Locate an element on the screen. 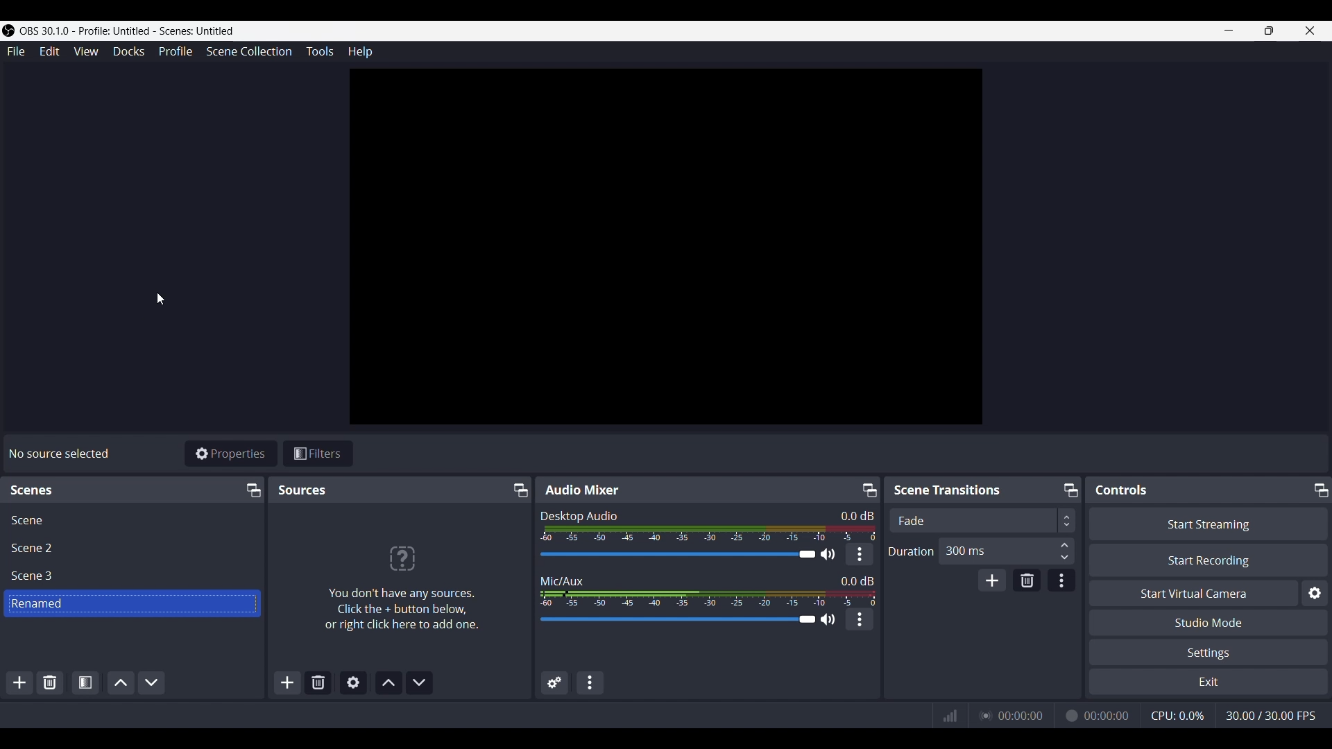 Image resolution: width=1332 pixels, height=749 pixels. Transition Type Dropdown is located at coordinates (1141, 520).